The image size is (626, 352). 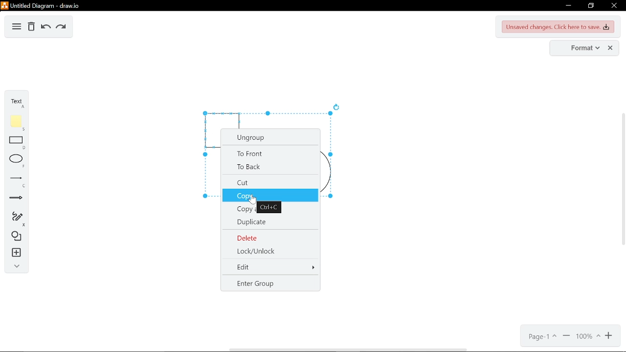 What do you see at coordinates (273, 168) in the screenshot?
I see `to back` at bounding box center [273, 168].